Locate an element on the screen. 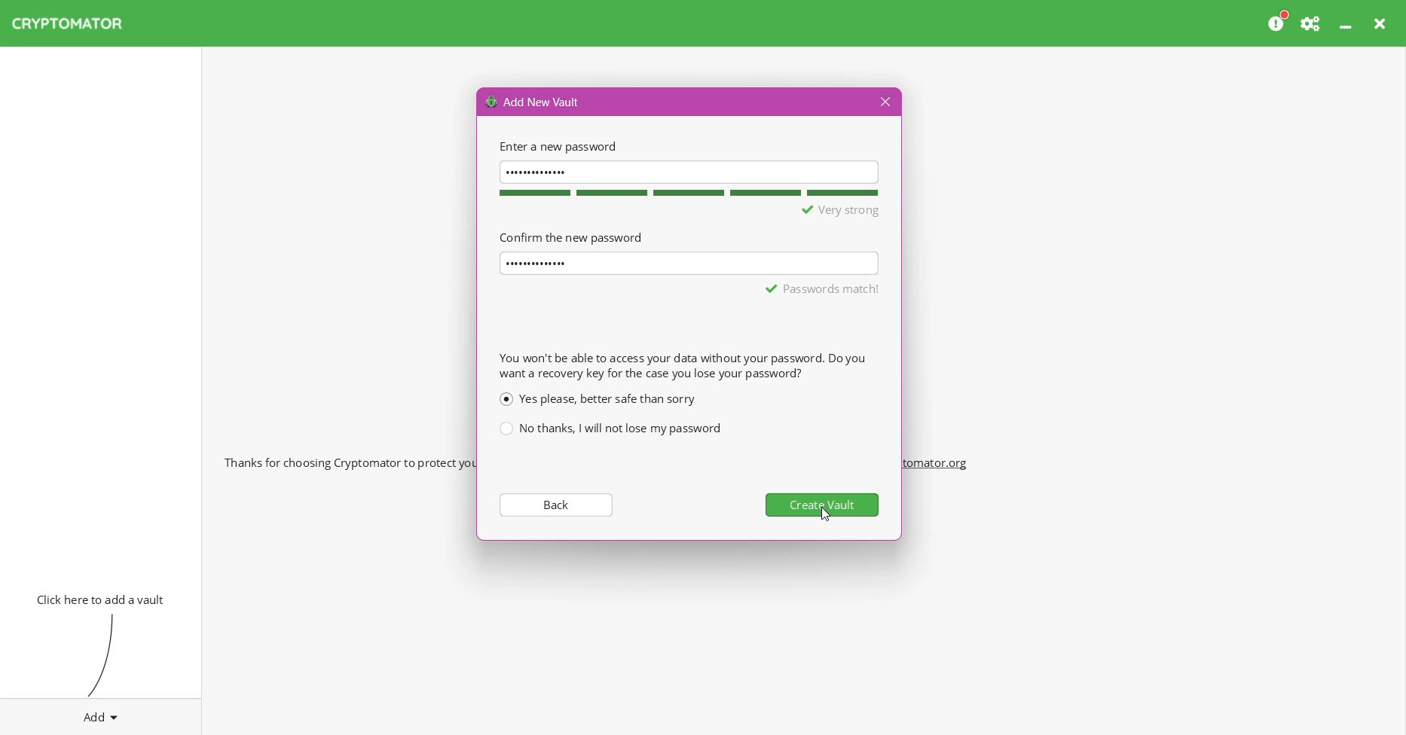 The height and width of the screenshot is (735, 1406). Yes please, better safe than sorry is located at coordinates (597, 398).